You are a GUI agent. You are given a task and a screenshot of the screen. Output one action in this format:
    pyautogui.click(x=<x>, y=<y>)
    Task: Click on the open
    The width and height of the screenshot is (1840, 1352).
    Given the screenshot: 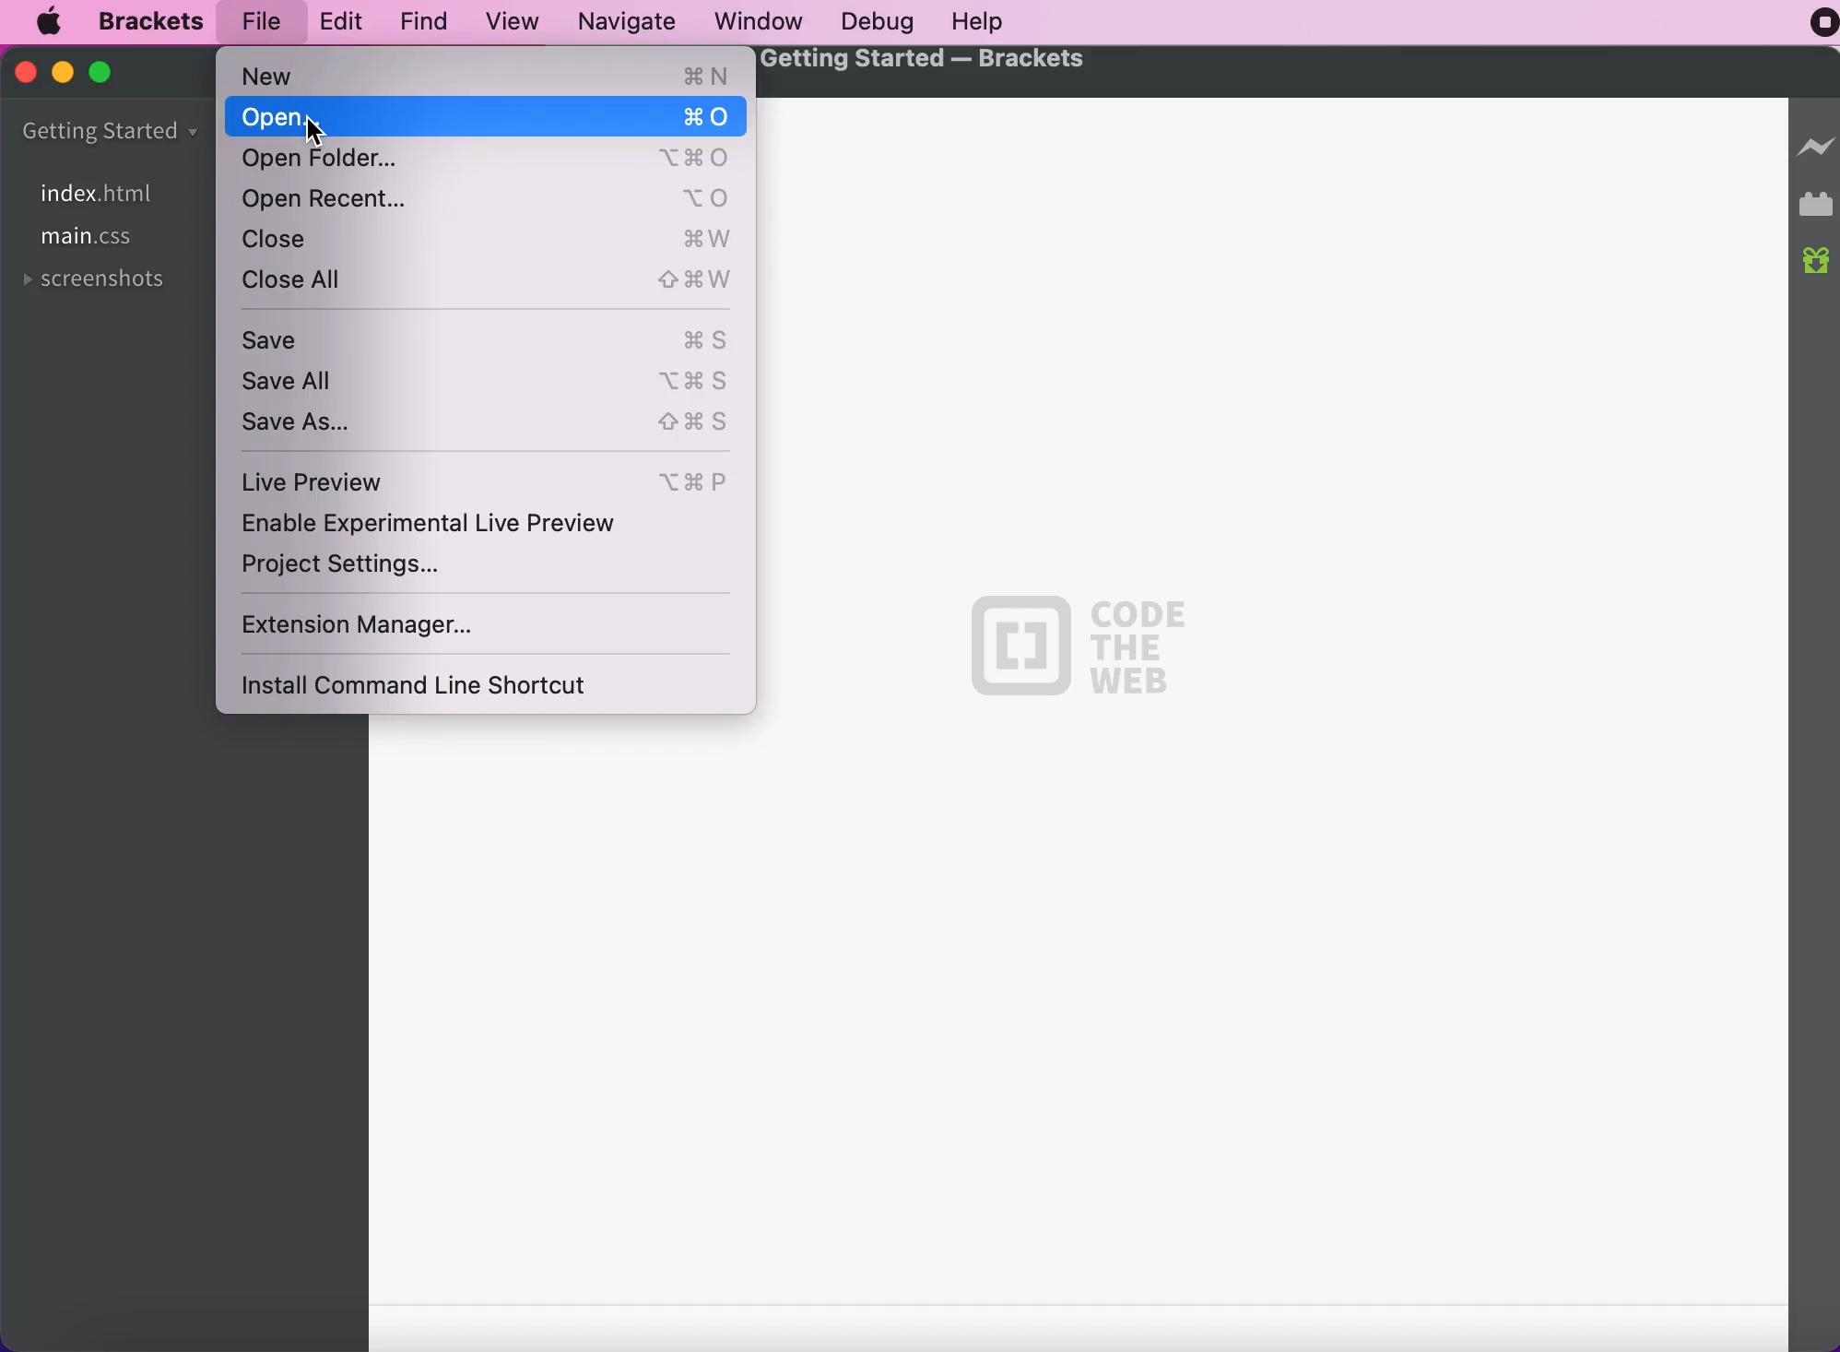 What is the action you would take?
    pyautogui.click(x=489, y=118)
    